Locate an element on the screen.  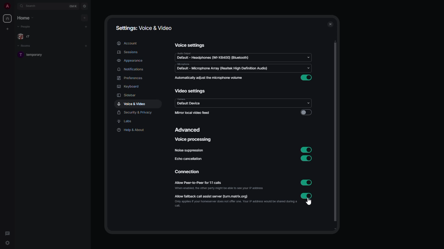
add is located at coordinates (86, 26).